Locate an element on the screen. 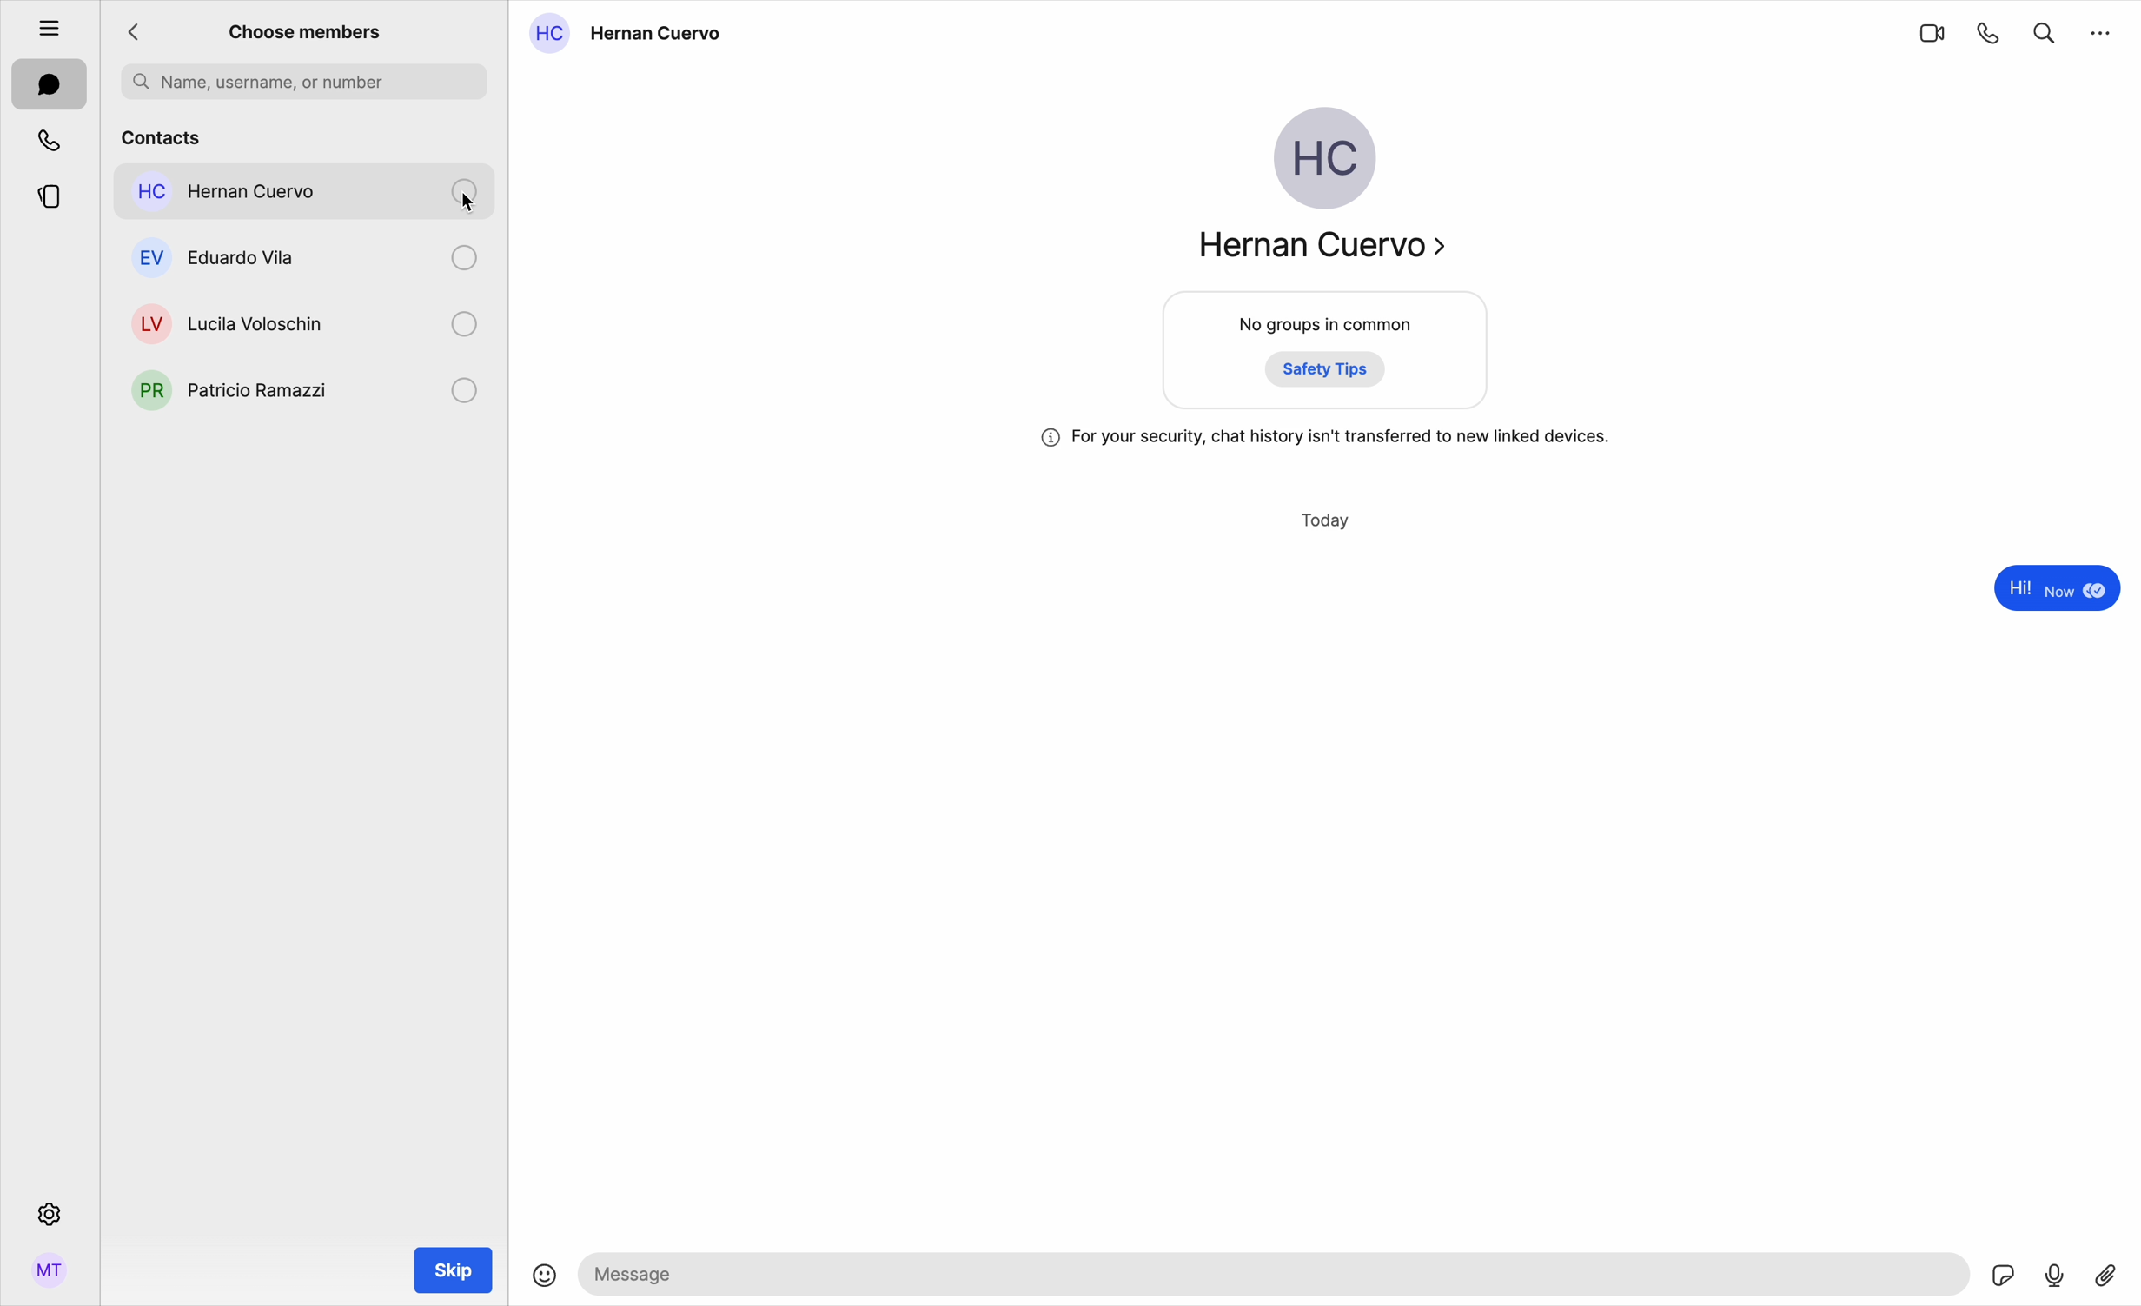 This screenshot has height=1306, width=2141. sticker is located at coordinates (2005, 1277).